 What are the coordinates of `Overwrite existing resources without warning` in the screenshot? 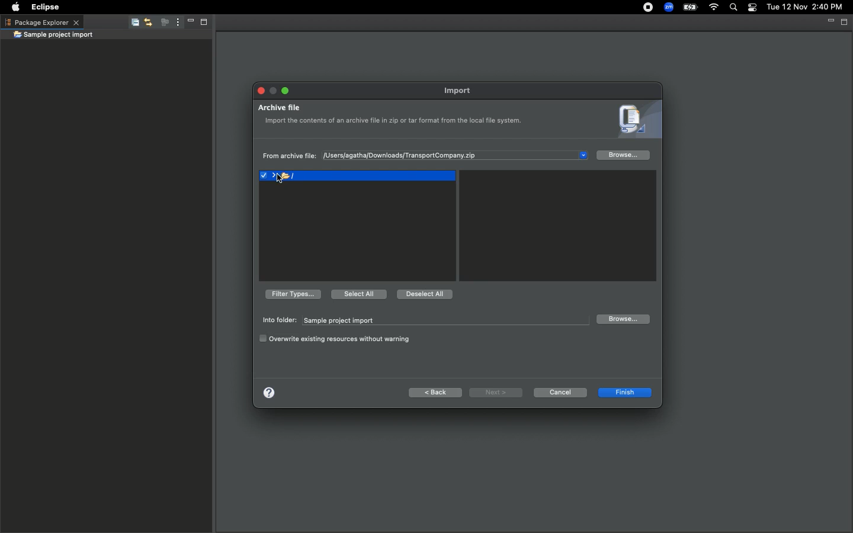 It's located at (336, 339).